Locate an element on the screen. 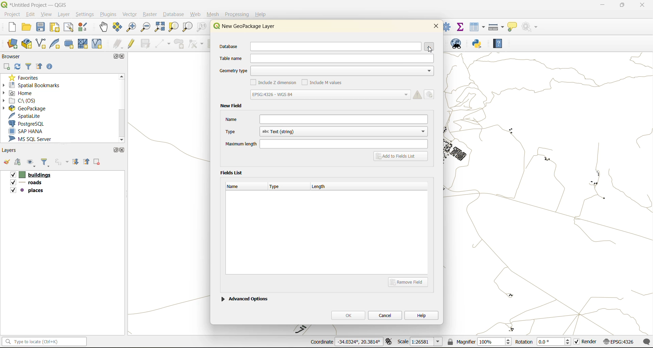  show tips is located at coordinates (513, 27).